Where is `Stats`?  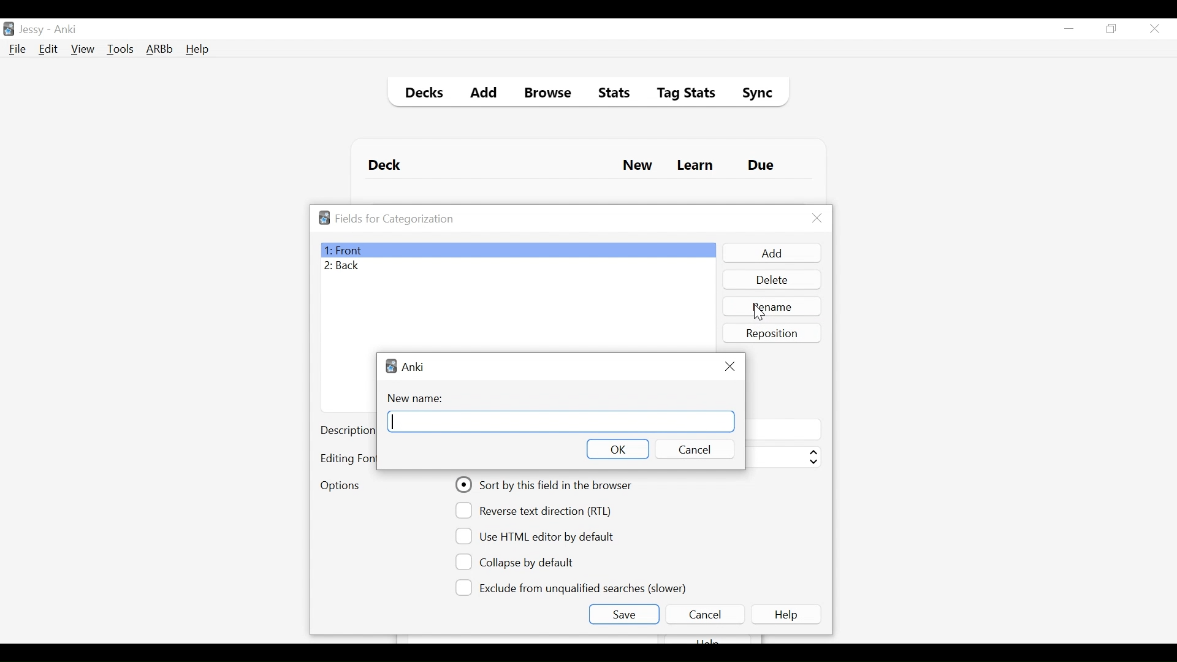
Stats is located at coordinates (610, 93).